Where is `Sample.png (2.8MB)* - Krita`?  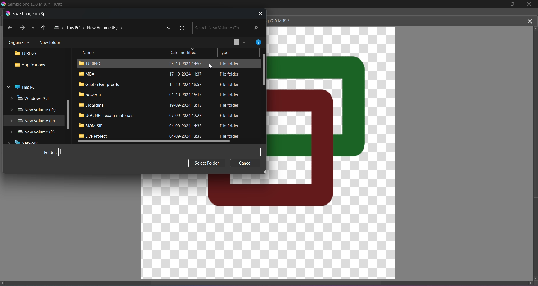 Sample.png (2.8MB)* - Krita is located at coordinates (36, 4).